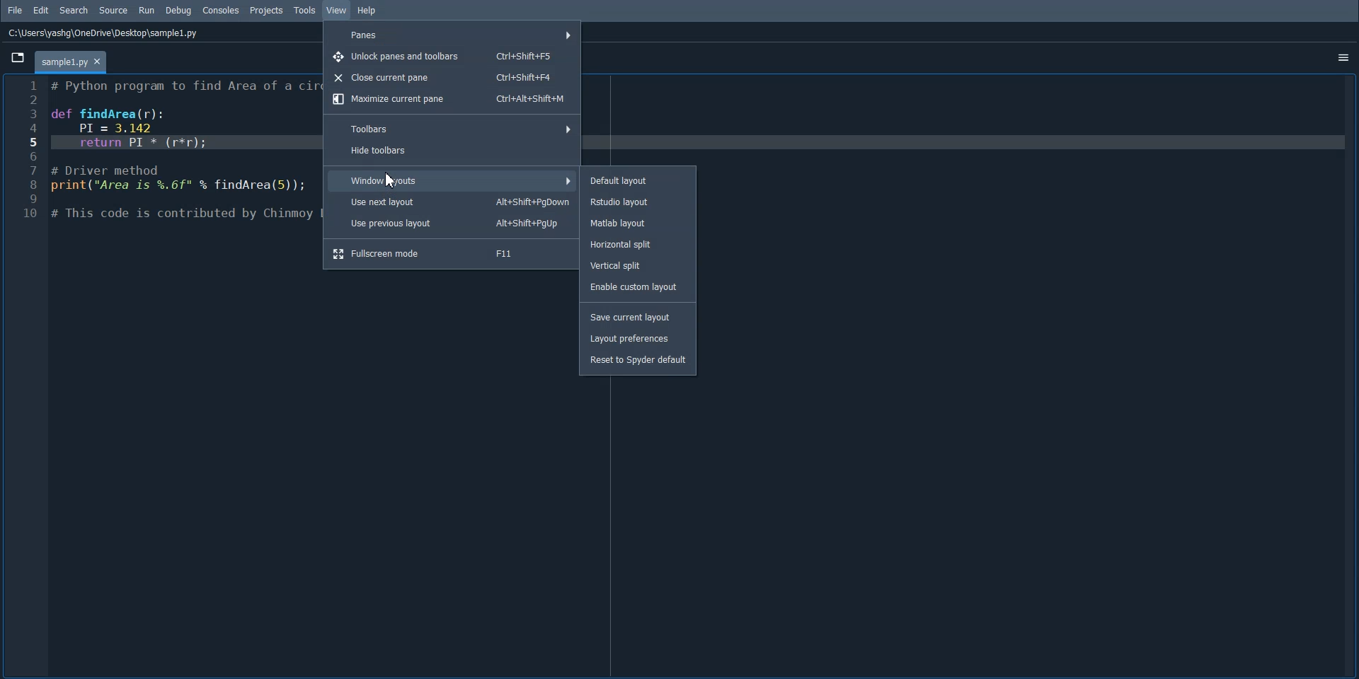  Describe the element at coordinates (74, 11) in the screenshot. I see `Search` at that location.